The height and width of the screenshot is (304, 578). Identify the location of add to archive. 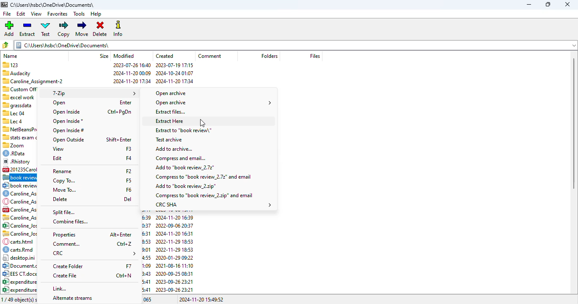
(174, 149).